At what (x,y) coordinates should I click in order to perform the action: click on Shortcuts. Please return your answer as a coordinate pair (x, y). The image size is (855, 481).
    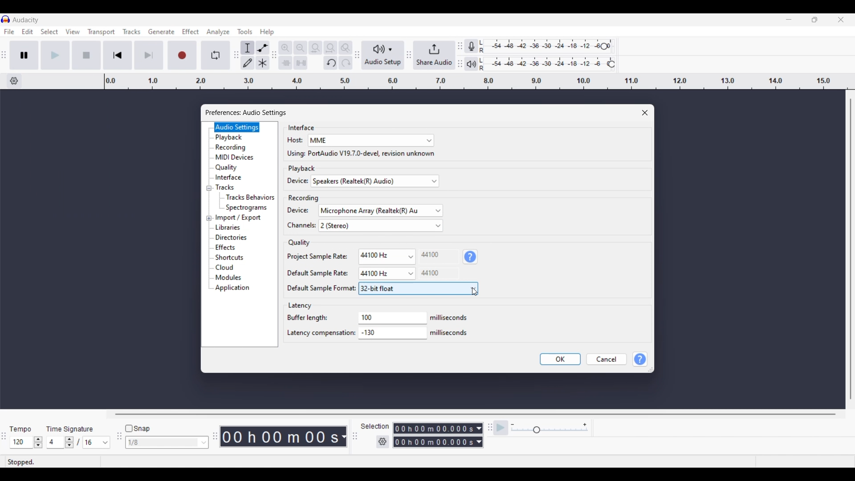
    Looking at the image, I should click on (236, 258).